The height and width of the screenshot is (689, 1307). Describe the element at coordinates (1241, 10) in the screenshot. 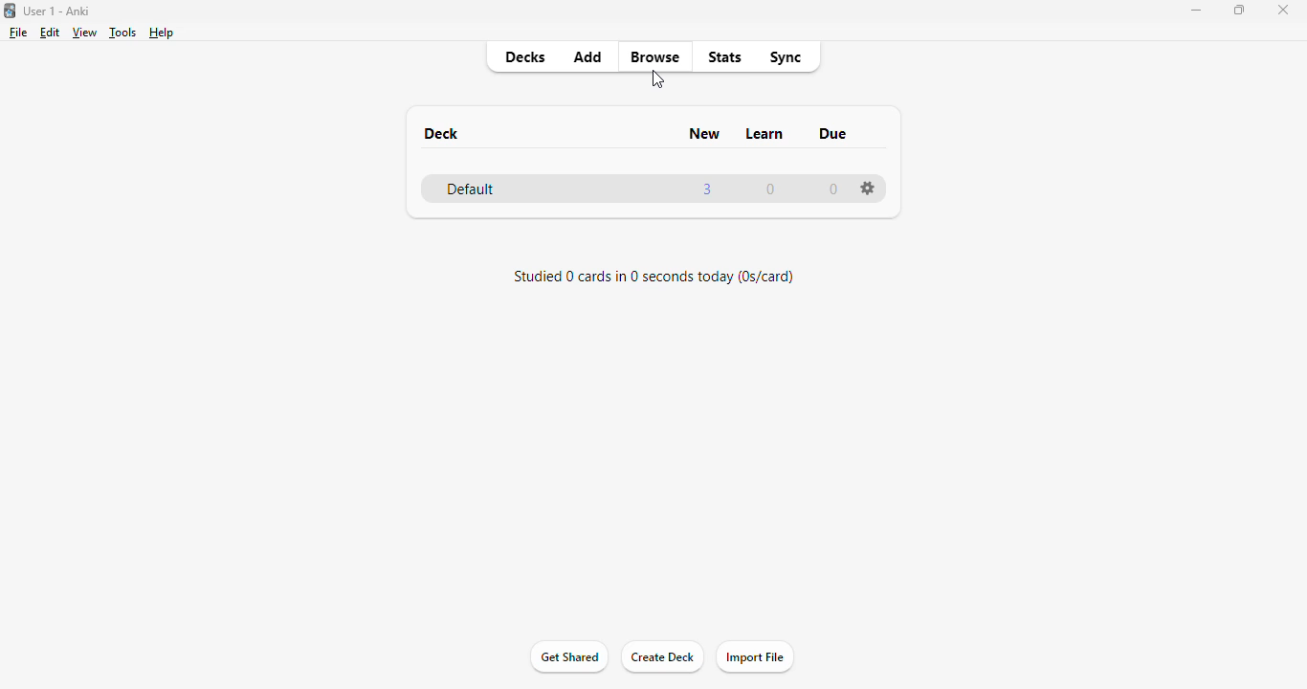

I see `maximize` at that location.